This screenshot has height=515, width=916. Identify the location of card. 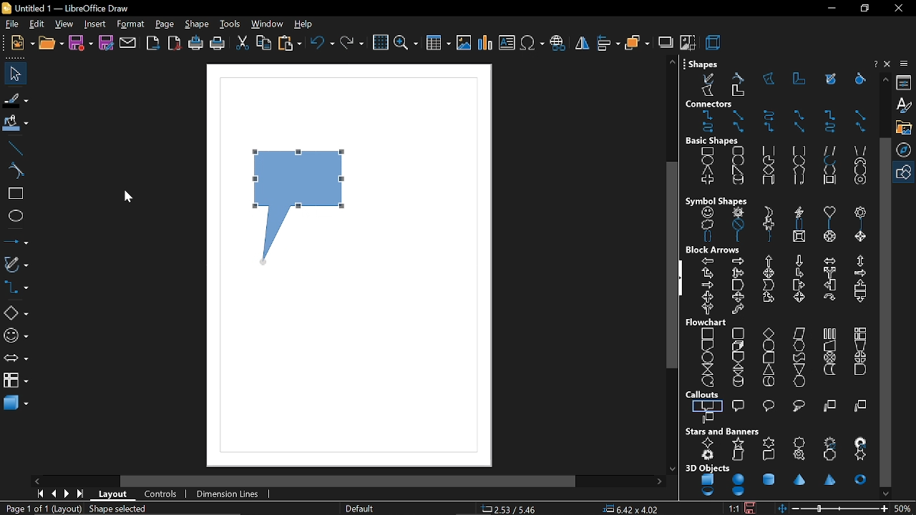
(766, 358).